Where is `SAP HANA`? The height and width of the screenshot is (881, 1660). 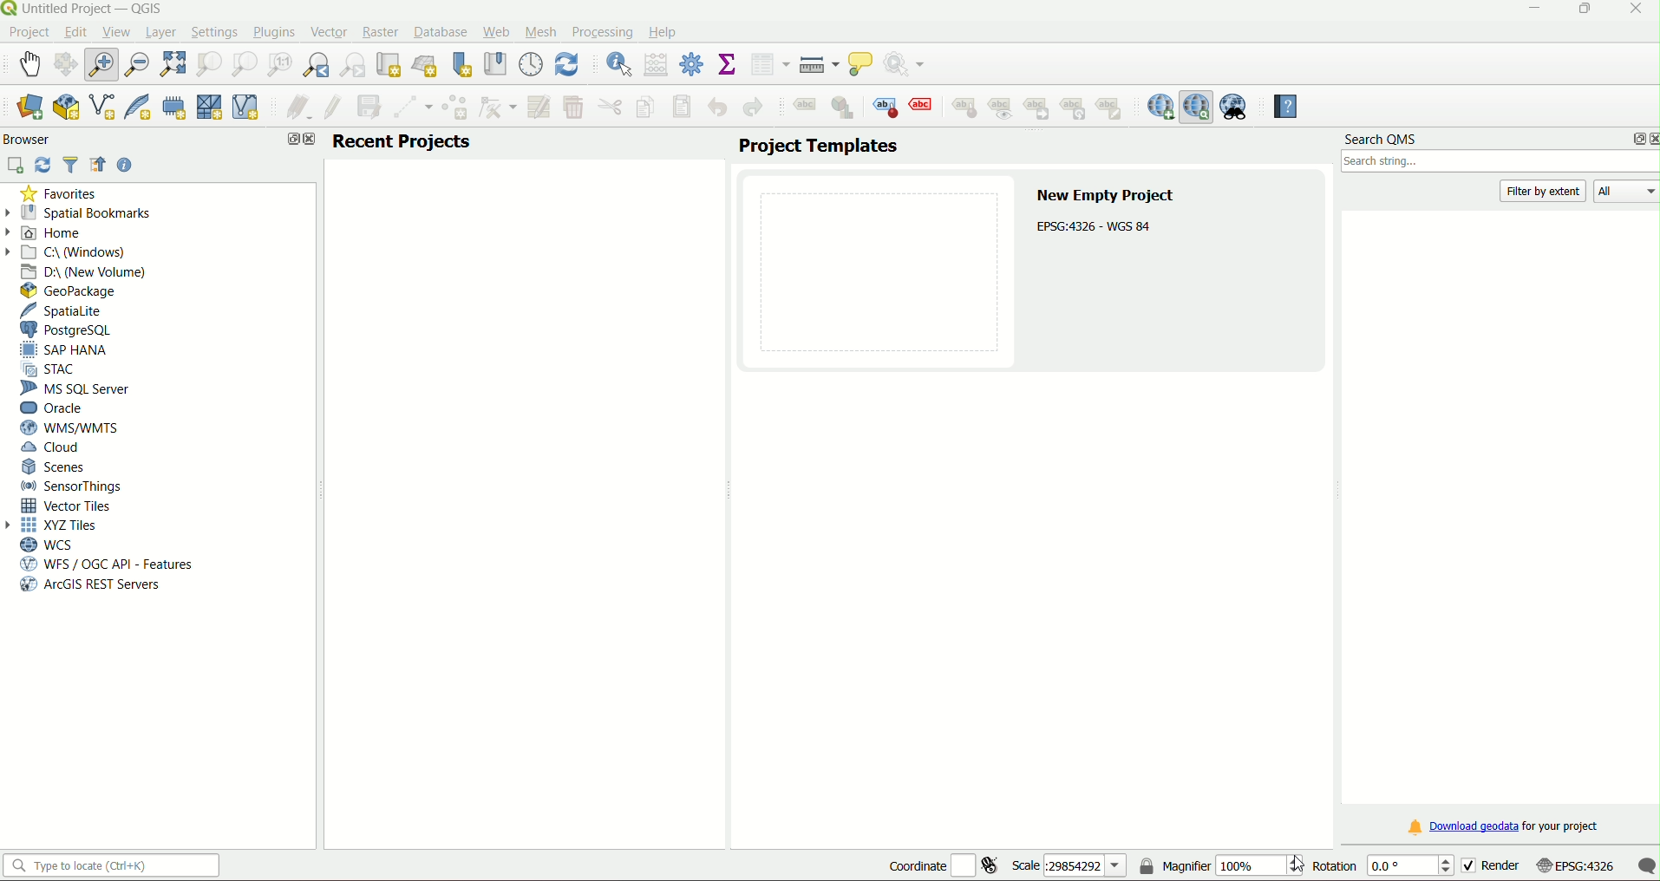 SAP HANA is located at coordinates (69, 350).